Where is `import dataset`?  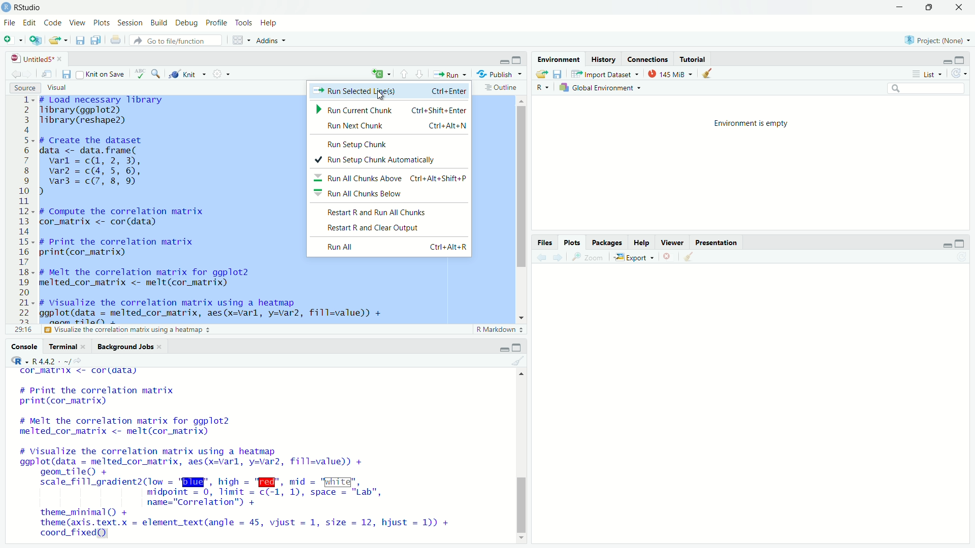
import dataset is located at coordinates (605, 74).